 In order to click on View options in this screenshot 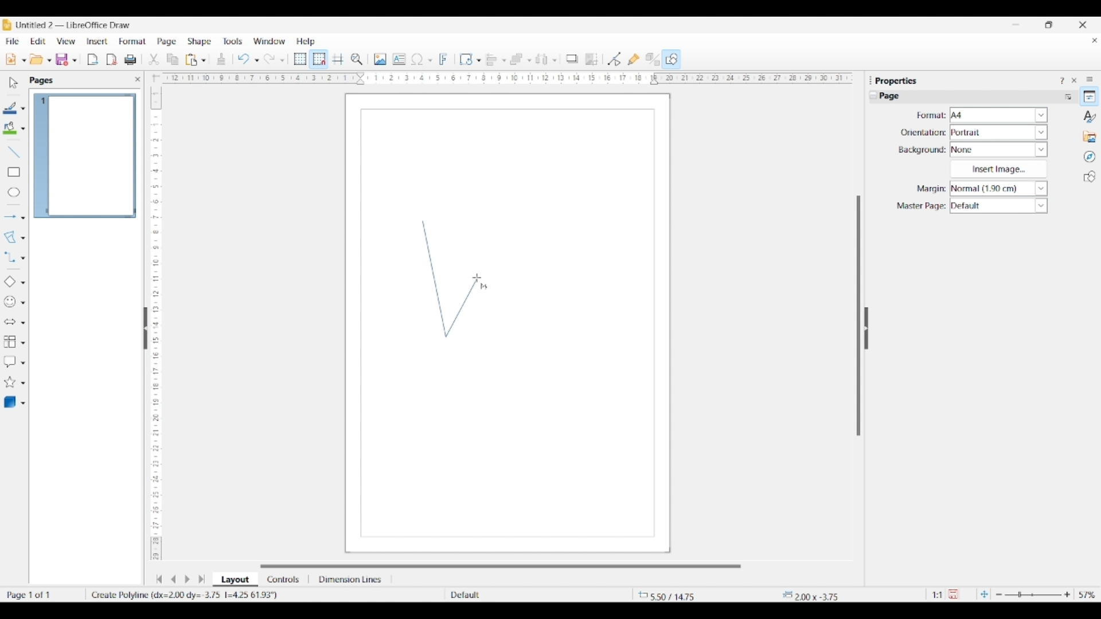, I will do `click(65, 41)`.